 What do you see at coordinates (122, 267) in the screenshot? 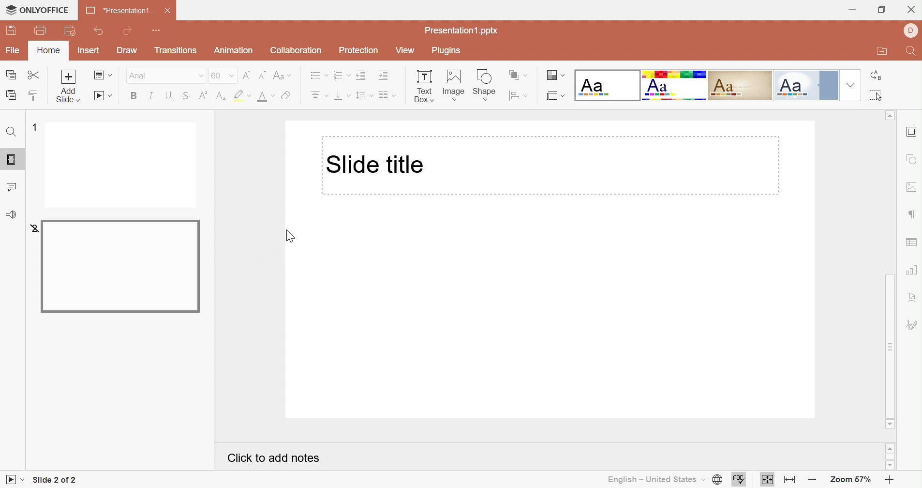
I see `Hidden slide` at bounding box center [122, 267].